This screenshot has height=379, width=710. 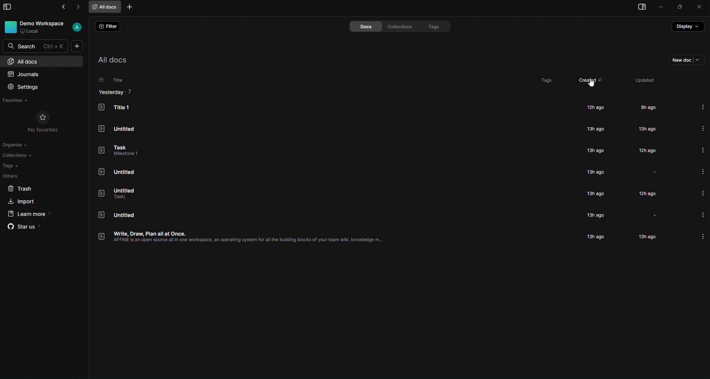 I want to click on Untitled, so click(x=116, y=194).